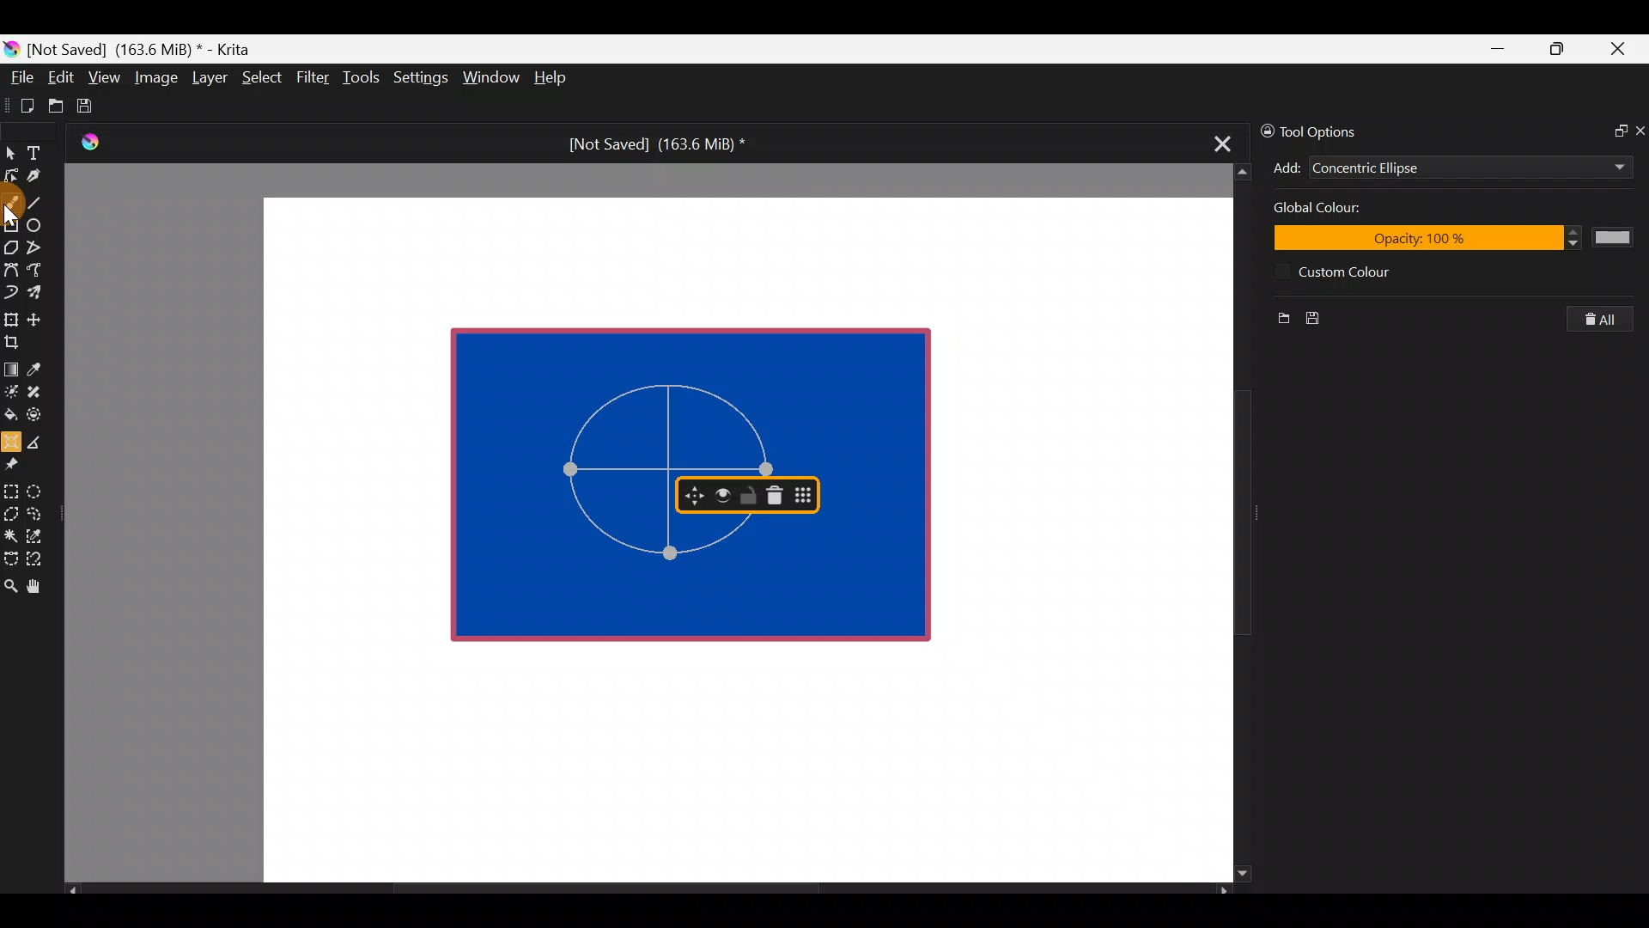 The height and width of the screenshot is (928, 1649). What do you see at coordinates (1639, 130) in the screenshot?
I see `Close docker` at bounding box center [1639, 130].